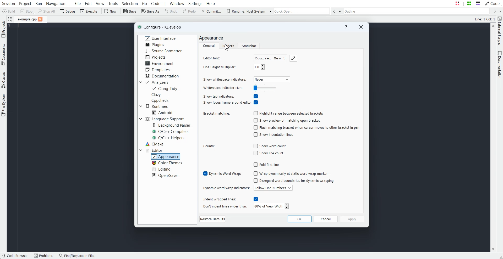 This screenshot has height=259, width=503. What do you see at coordinates (165, 88) in the screenshot?
I see `Clang-Tidy` at bounding box center [165, 88].